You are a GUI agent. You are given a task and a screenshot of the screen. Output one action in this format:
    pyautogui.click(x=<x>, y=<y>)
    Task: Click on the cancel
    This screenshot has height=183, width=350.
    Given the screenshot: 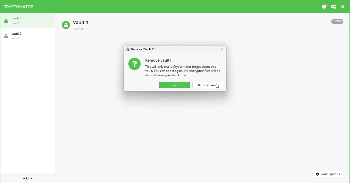 What is the action you would take?
    pyautogui.click(x=174, y=85)
    